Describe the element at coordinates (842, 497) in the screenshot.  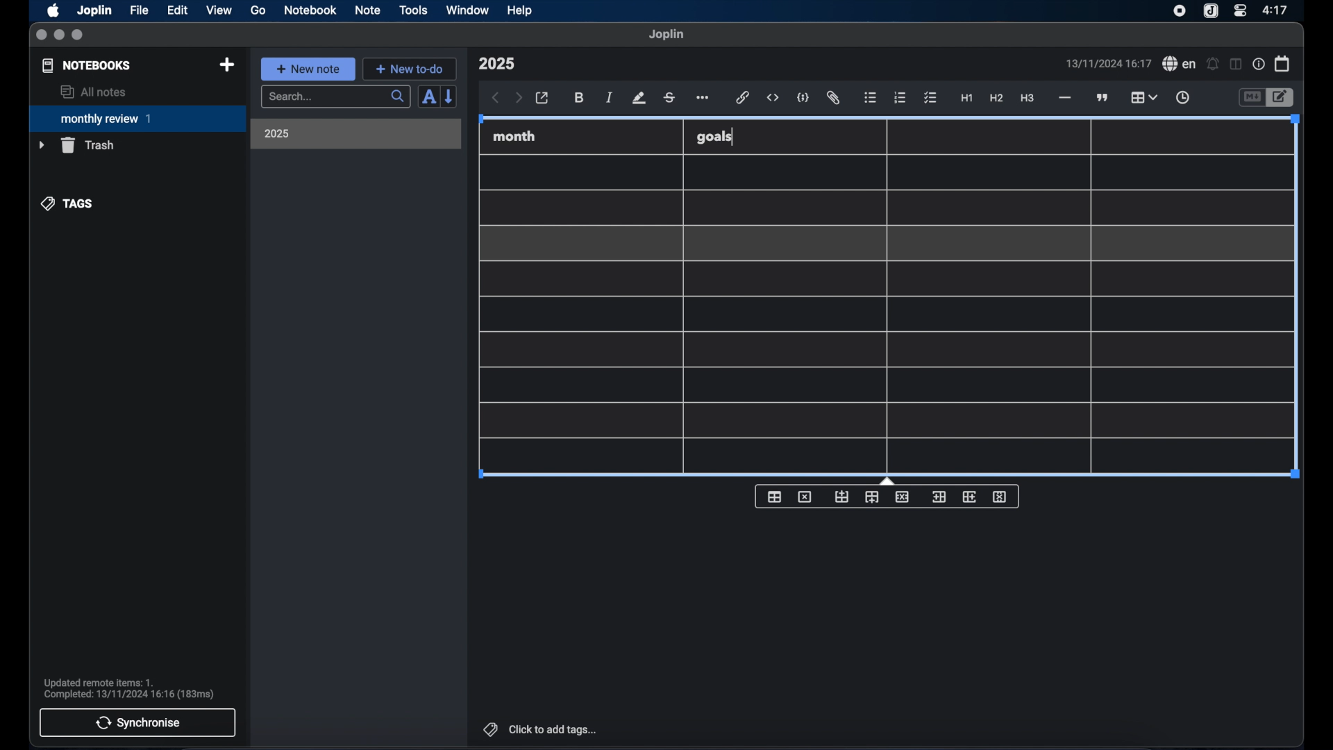
I see `insert row before` at that location.